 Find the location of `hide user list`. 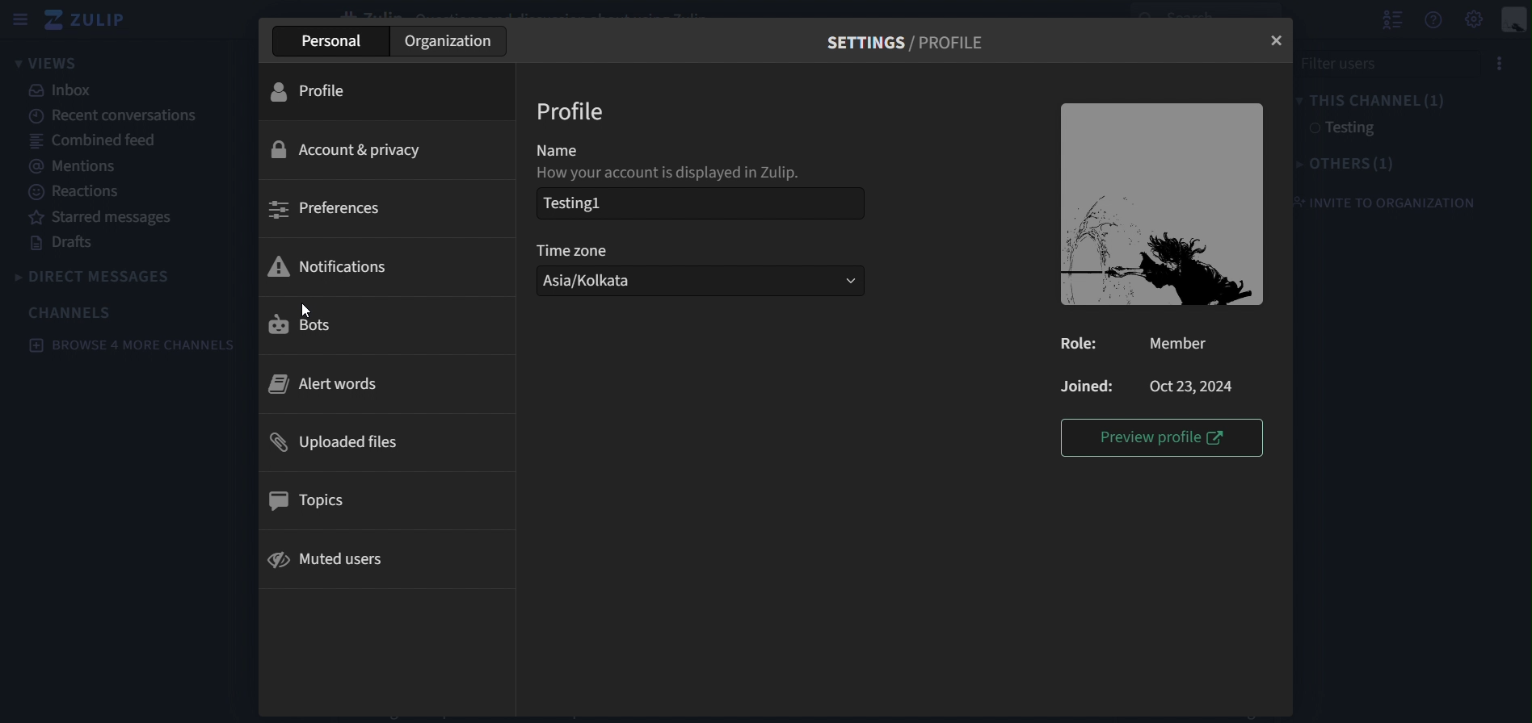

hide user list is located at coordinates (1392, 18).